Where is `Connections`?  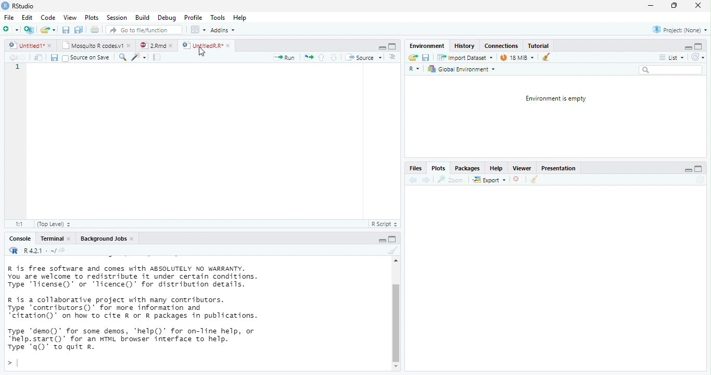 Connections is located at coordinates (501, 46).